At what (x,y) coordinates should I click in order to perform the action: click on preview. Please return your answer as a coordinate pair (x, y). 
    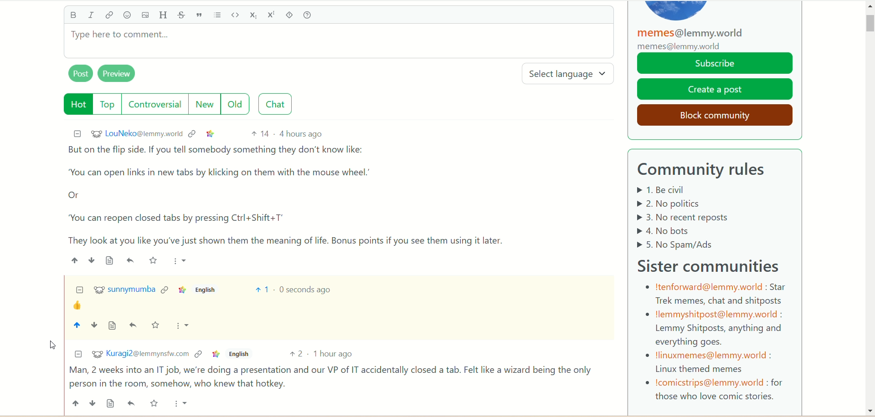
    Looking at the image, I should click on (121, 75).